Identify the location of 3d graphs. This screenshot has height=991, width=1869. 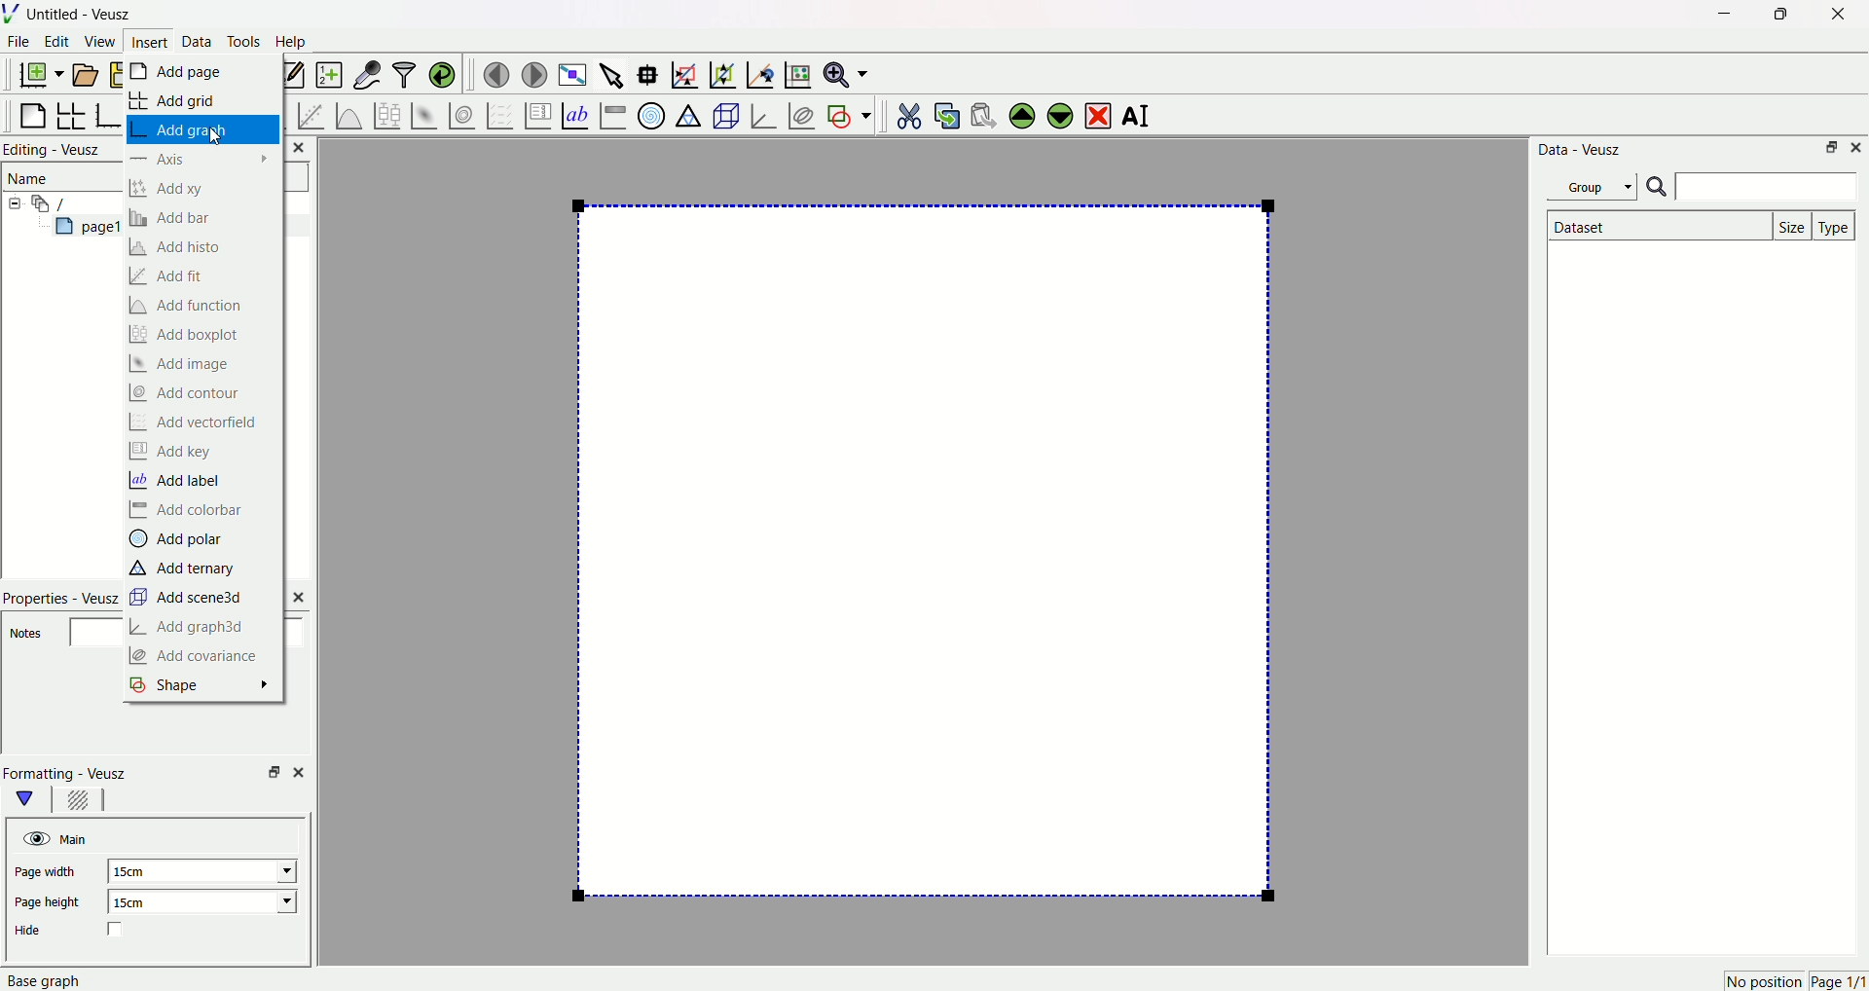
(762, 115).